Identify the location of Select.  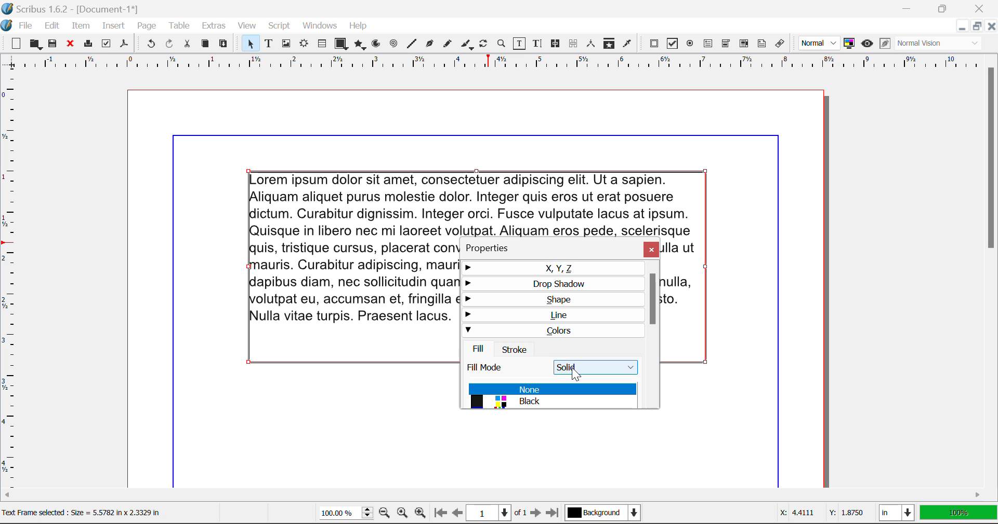
(249, 44).